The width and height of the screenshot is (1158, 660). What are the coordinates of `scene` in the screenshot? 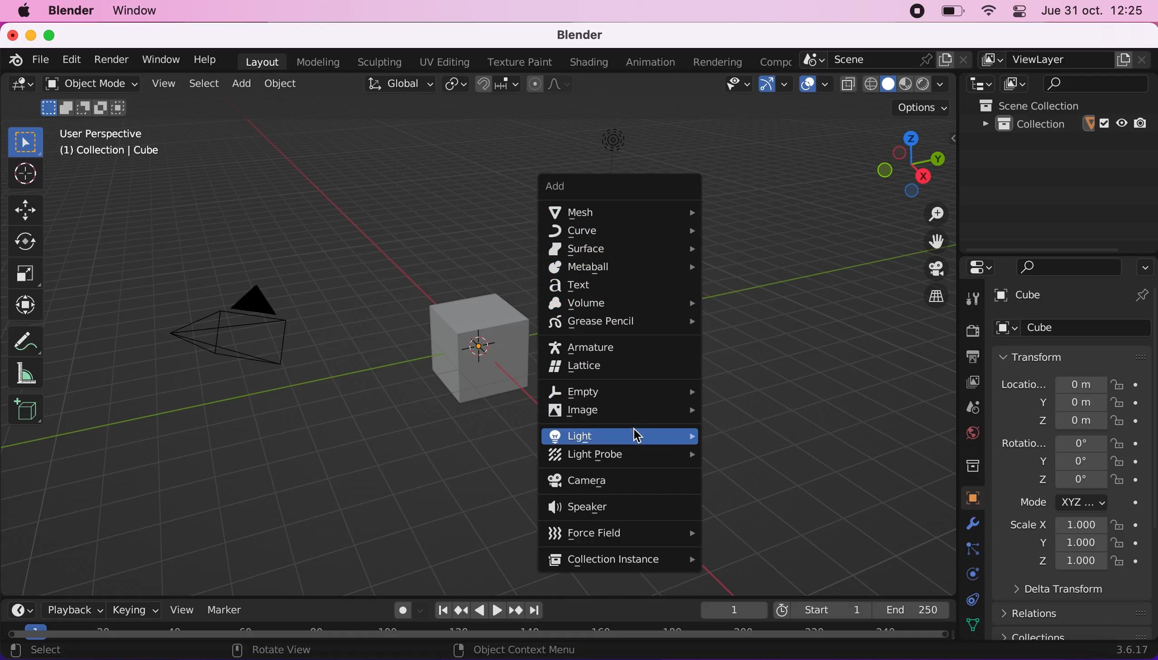 It's located at (886, 60).